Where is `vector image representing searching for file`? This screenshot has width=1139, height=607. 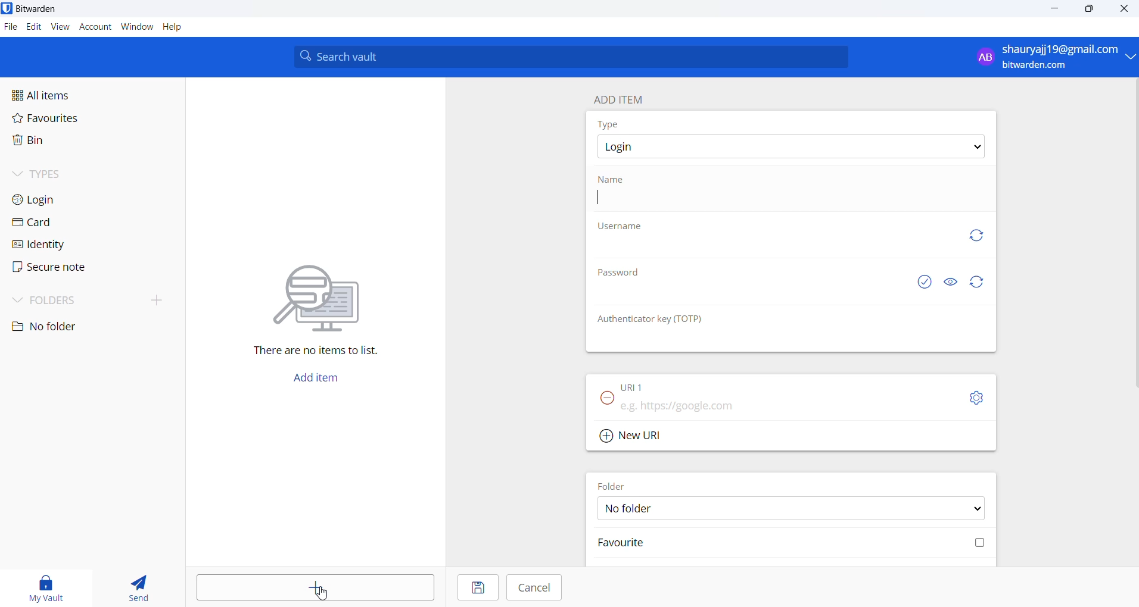
vector image representing searching for file is located at coordinates (324, 290).